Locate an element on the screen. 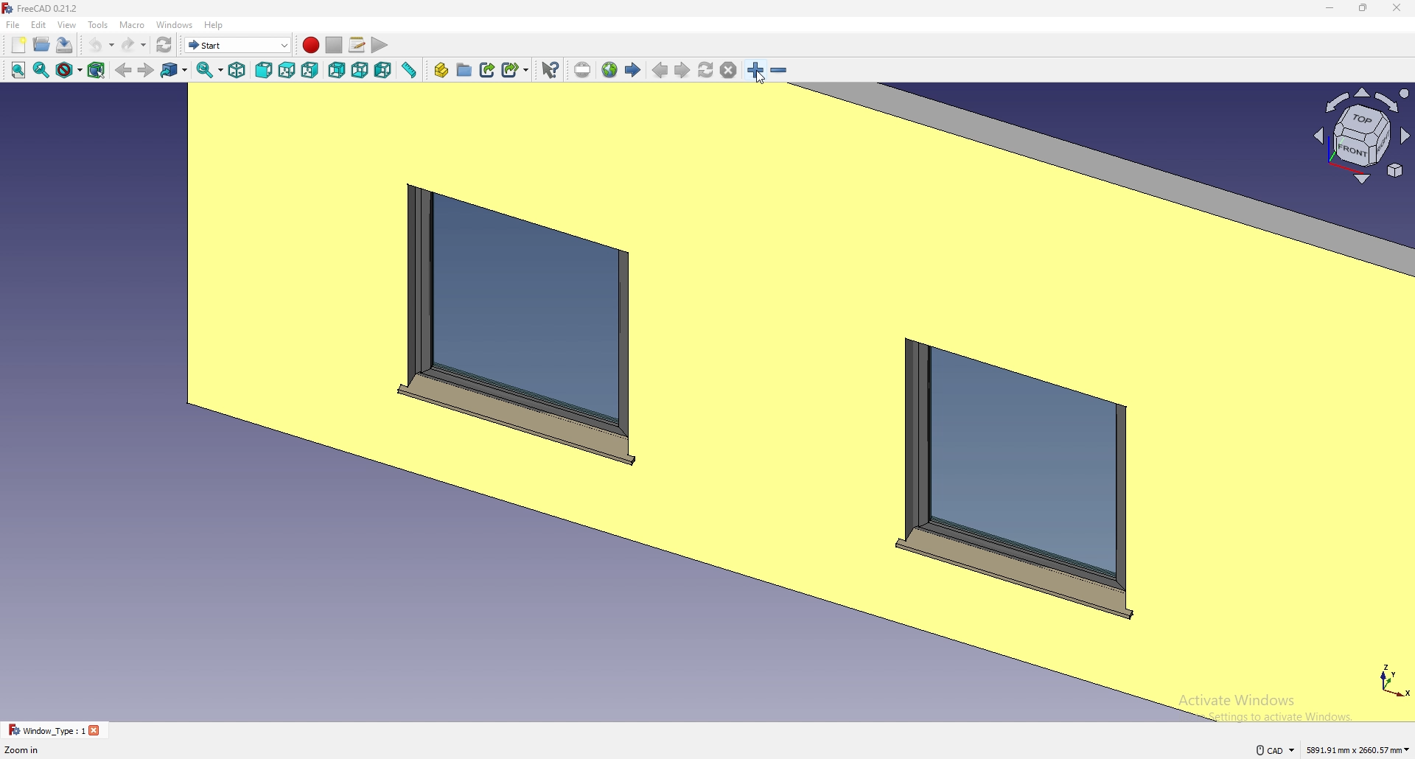 This screenshot has width=1415, height=759. next page is located at coordinates (683, 71).